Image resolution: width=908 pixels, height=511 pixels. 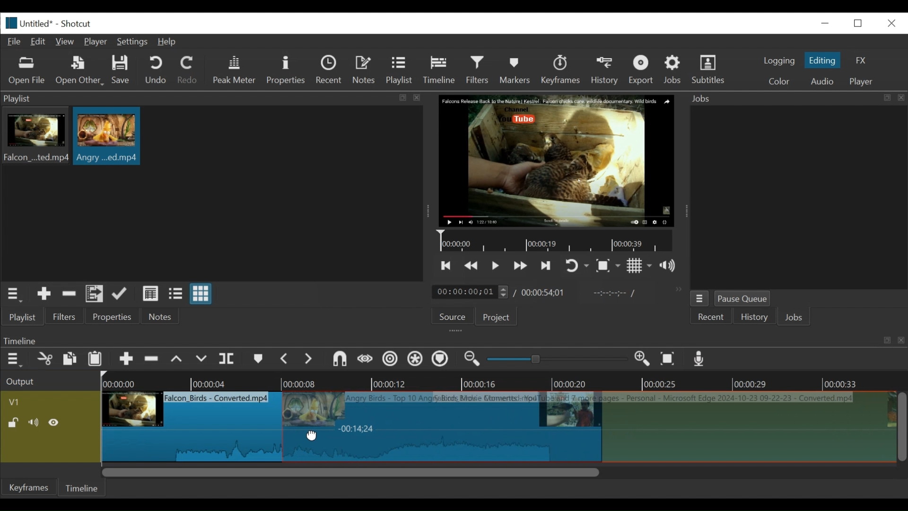 What do you see at coordinates (65, 317) in the screenshot?
I see `Filters` at bounding box center [65, 317].